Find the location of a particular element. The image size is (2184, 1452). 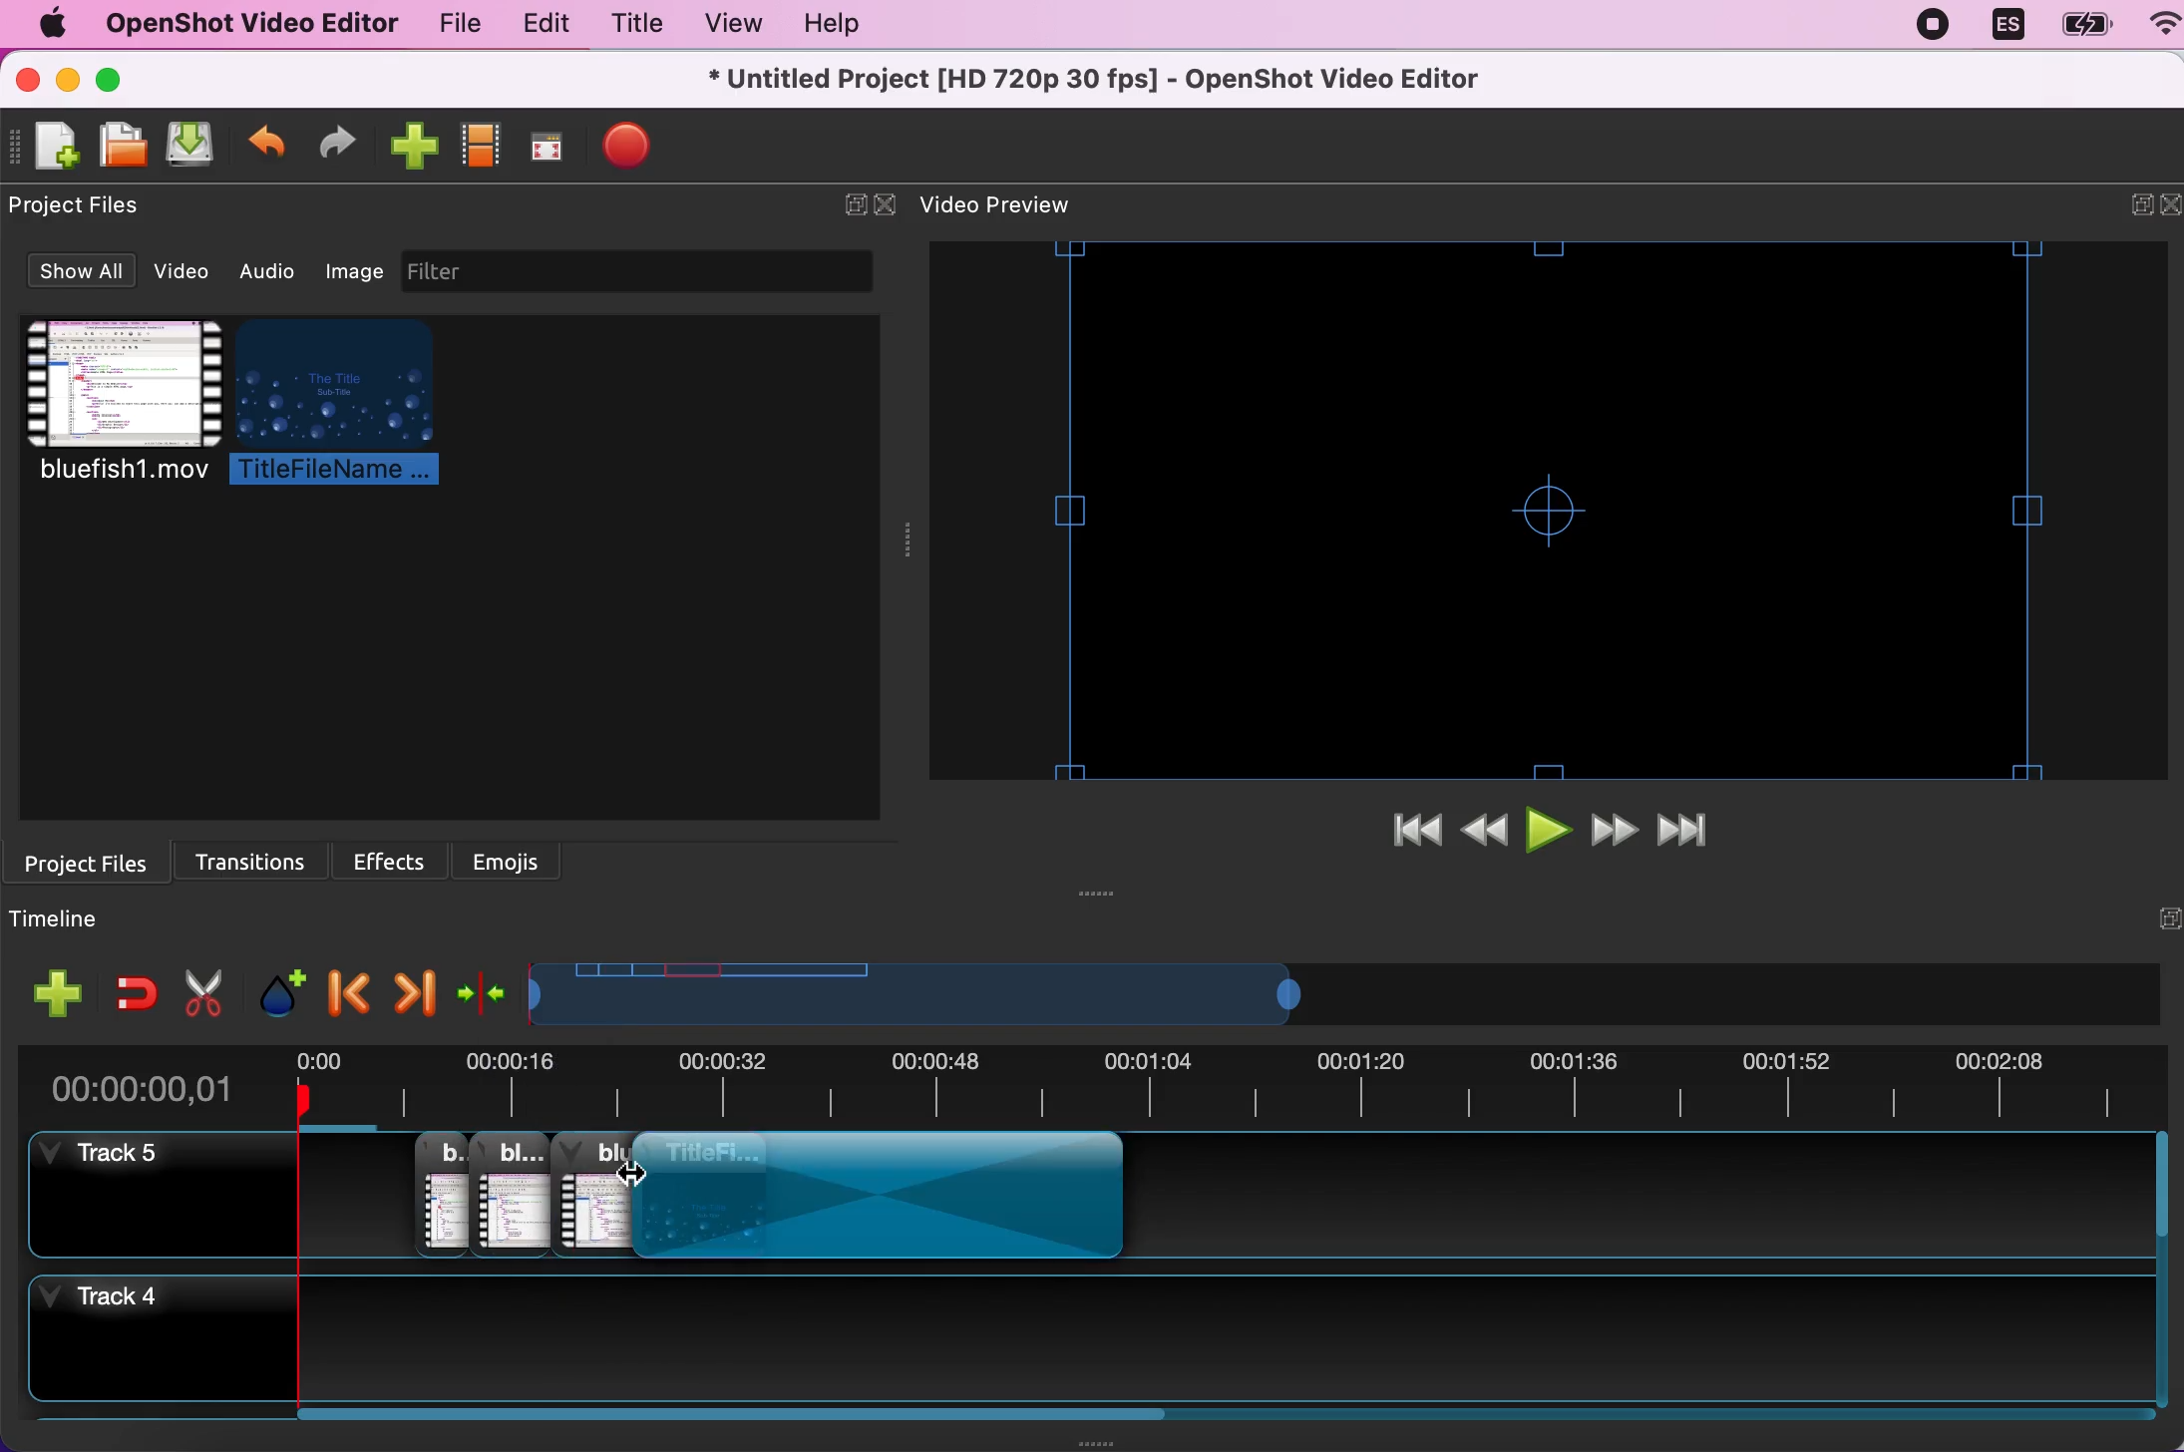

close is located at coordinates (888, 206).